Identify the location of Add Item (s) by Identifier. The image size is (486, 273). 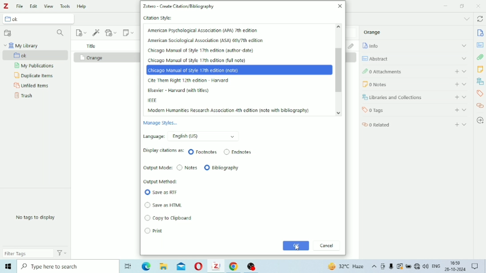
(97, 32).